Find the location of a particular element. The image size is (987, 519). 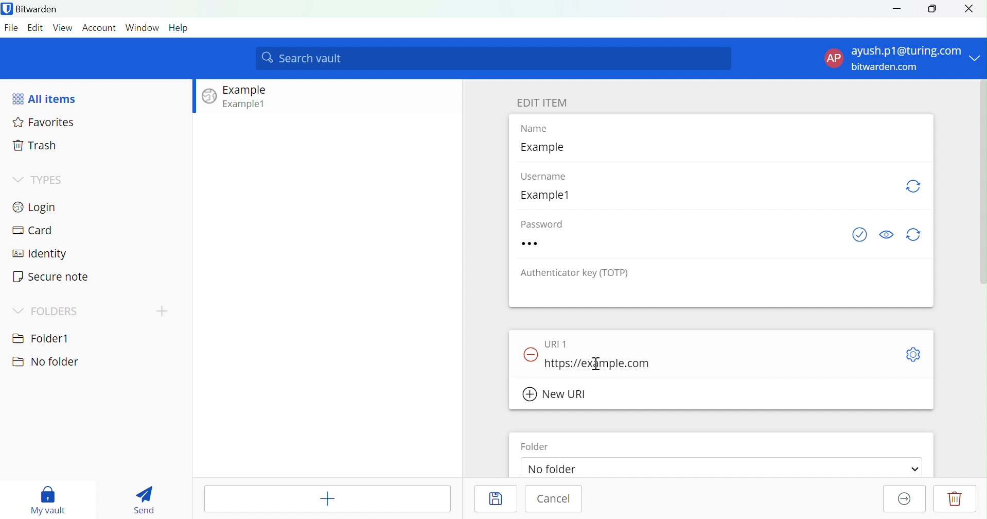

Save is located at coordinates (494, 497).